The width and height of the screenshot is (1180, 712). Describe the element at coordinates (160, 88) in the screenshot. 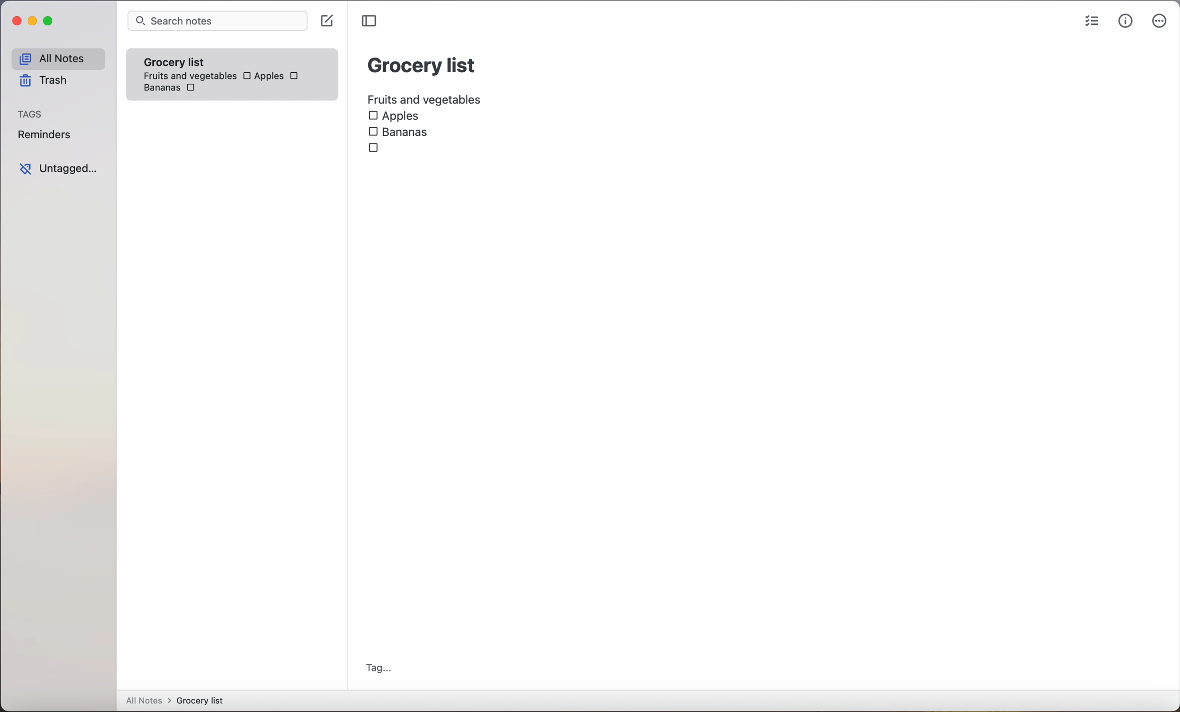

I see `bananas` at that location.